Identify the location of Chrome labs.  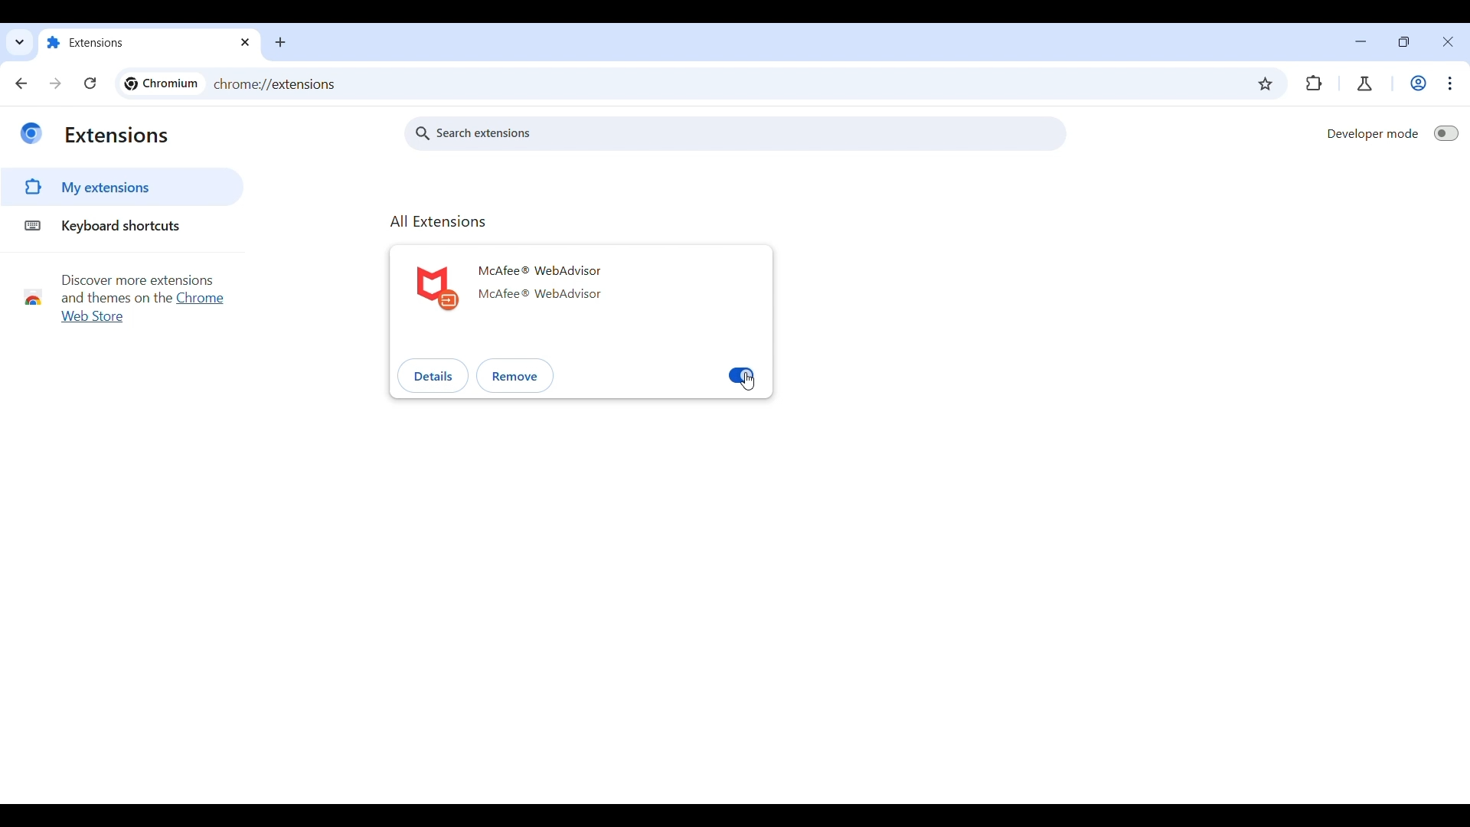
(1364, 83).